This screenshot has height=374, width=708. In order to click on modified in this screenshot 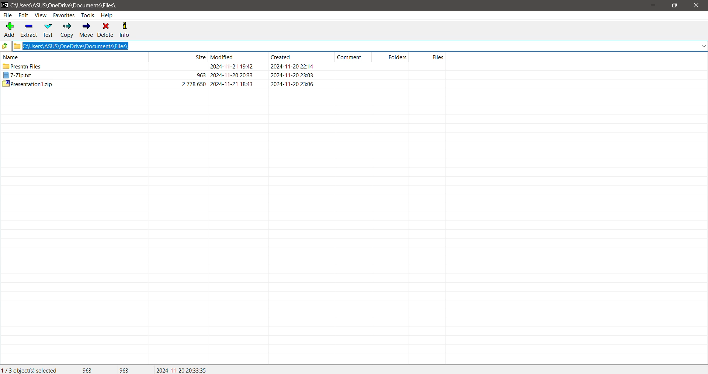, I will do `click(222, 57)`.